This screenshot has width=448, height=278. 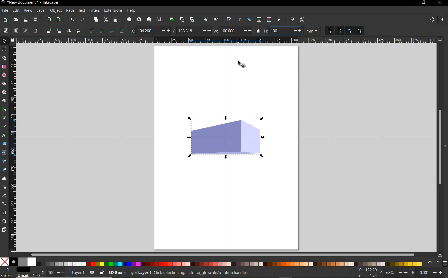 I want to click on toggle selection box, so click(x=36, y=30).